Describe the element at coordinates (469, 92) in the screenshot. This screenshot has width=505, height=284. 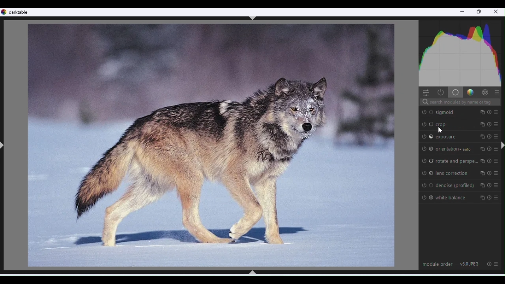
I see `Gradient` at that location.